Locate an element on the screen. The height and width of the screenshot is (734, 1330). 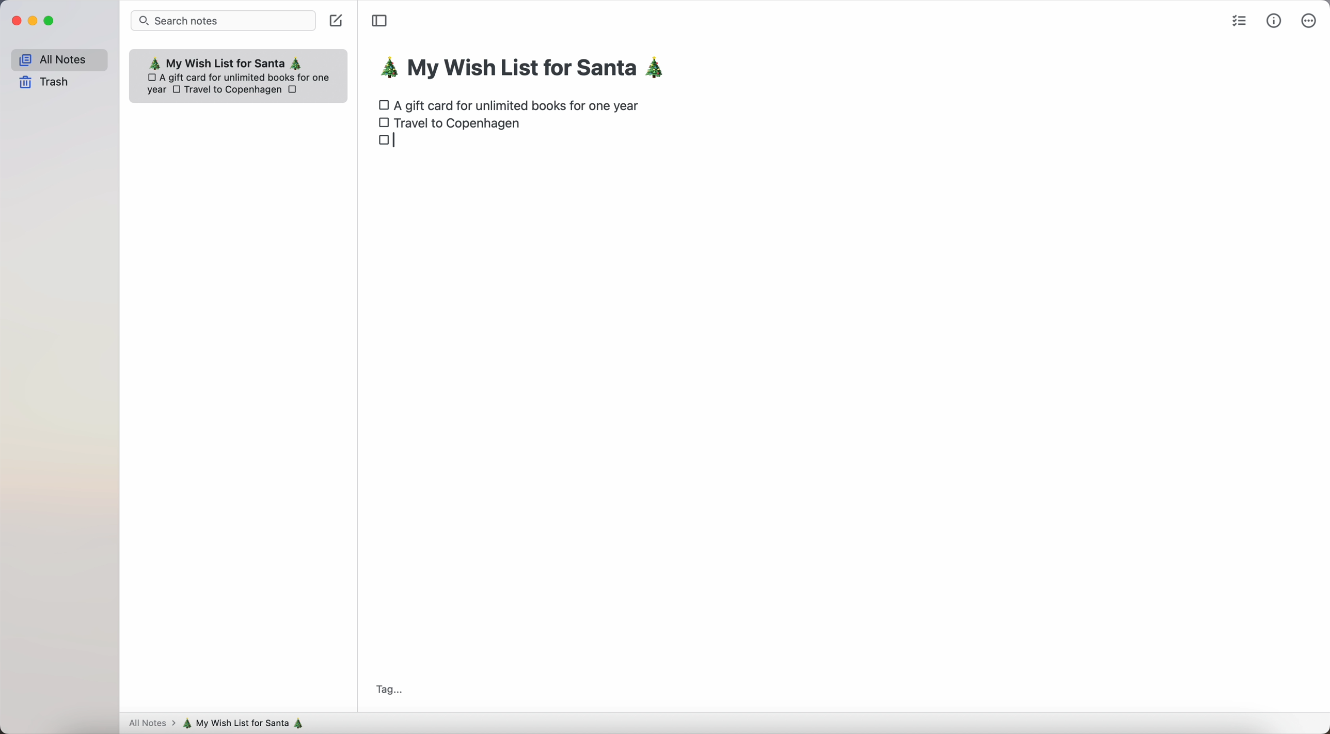
A gift card for unlimited books for one year Travel to Copenhagen is located at coordinates (237, 85).